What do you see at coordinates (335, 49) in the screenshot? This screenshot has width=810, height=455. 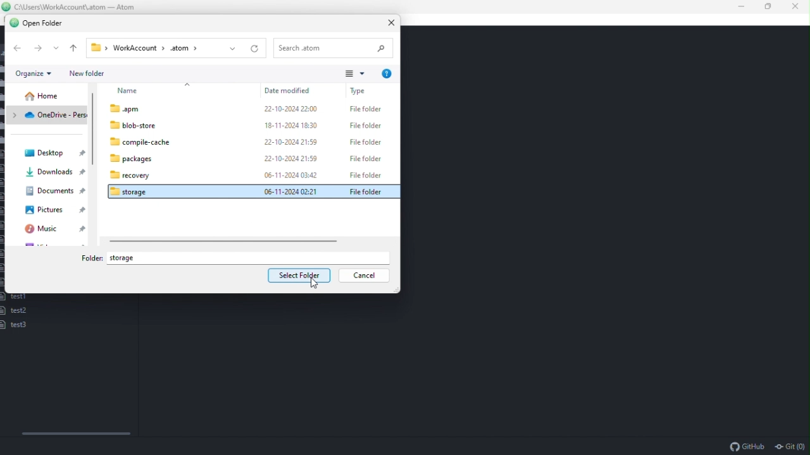 I see `Search` at bounding box center [335, 49].